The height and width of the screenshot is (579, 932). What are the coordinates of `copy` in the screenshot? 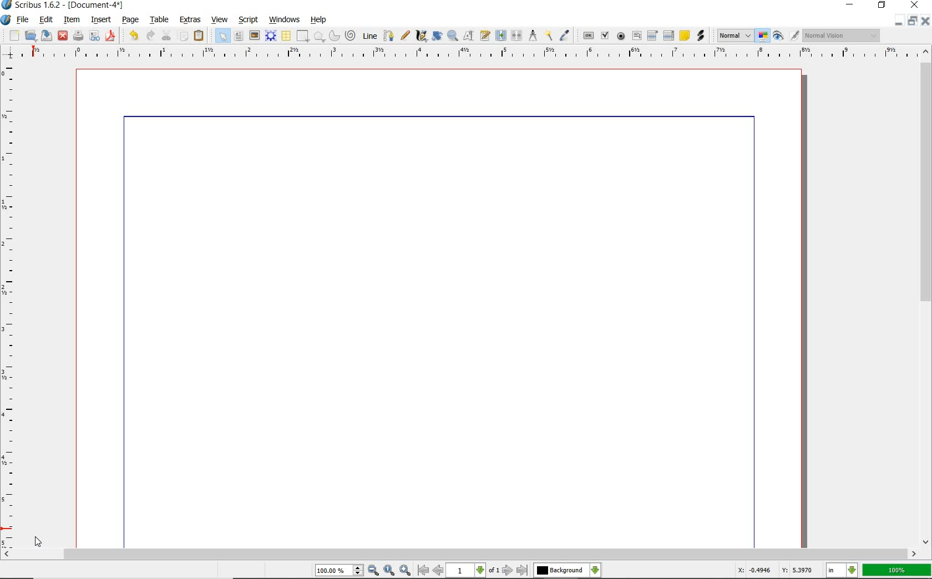 It's located at (183, 35).